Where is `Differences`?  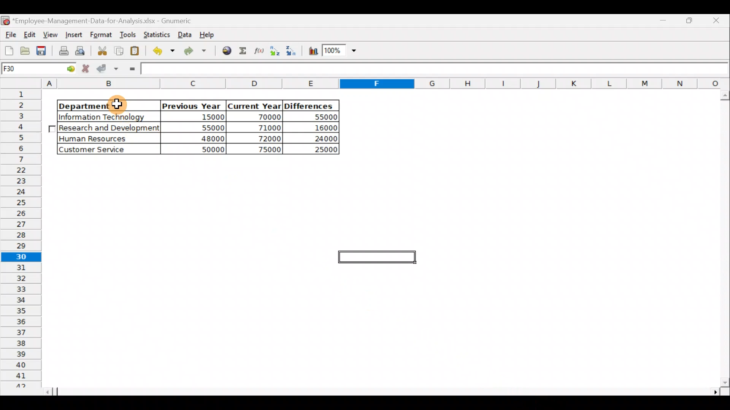
Differences is located at coordinates (310, 106).